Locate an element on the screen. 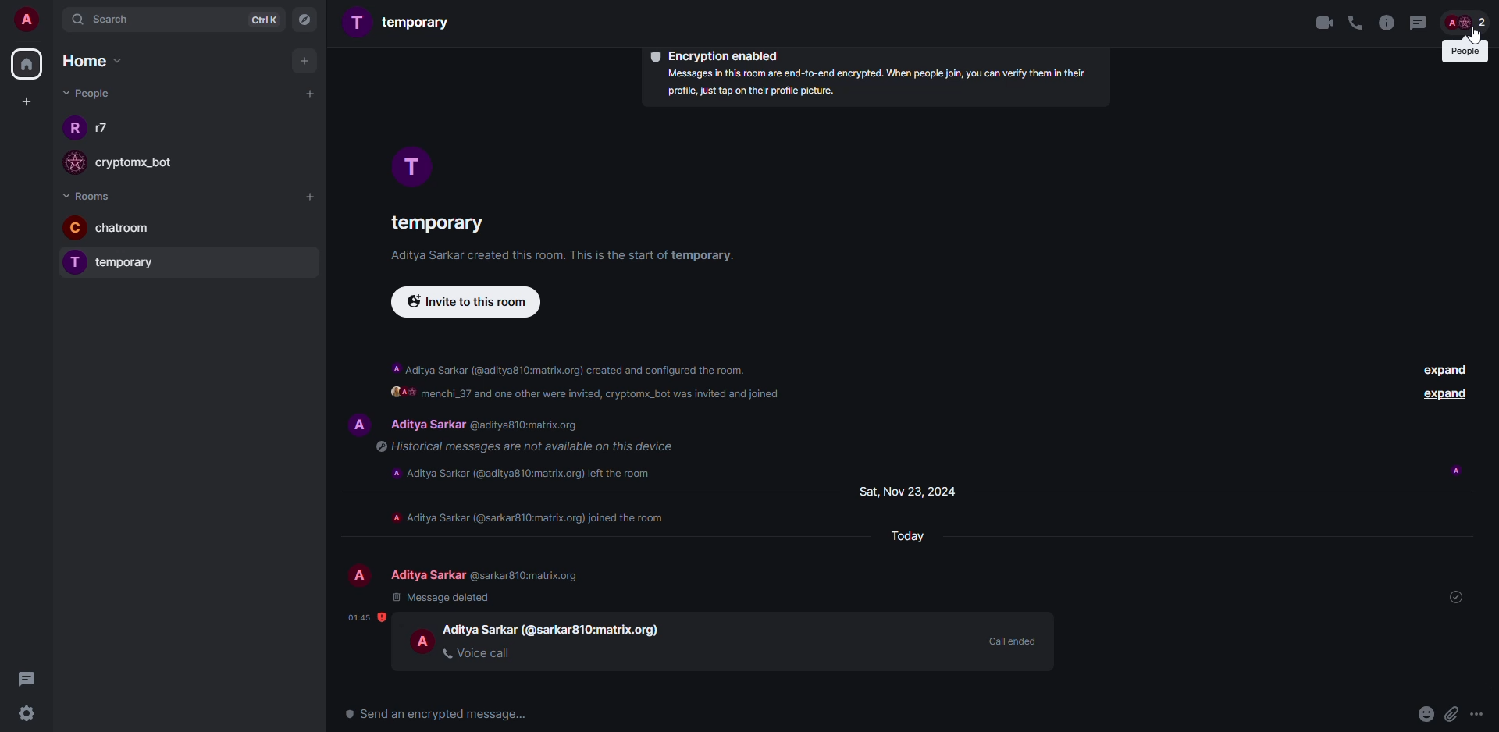 The width and height of the screenshot is (1499, 732). info is located at coordinates (1387, 23).